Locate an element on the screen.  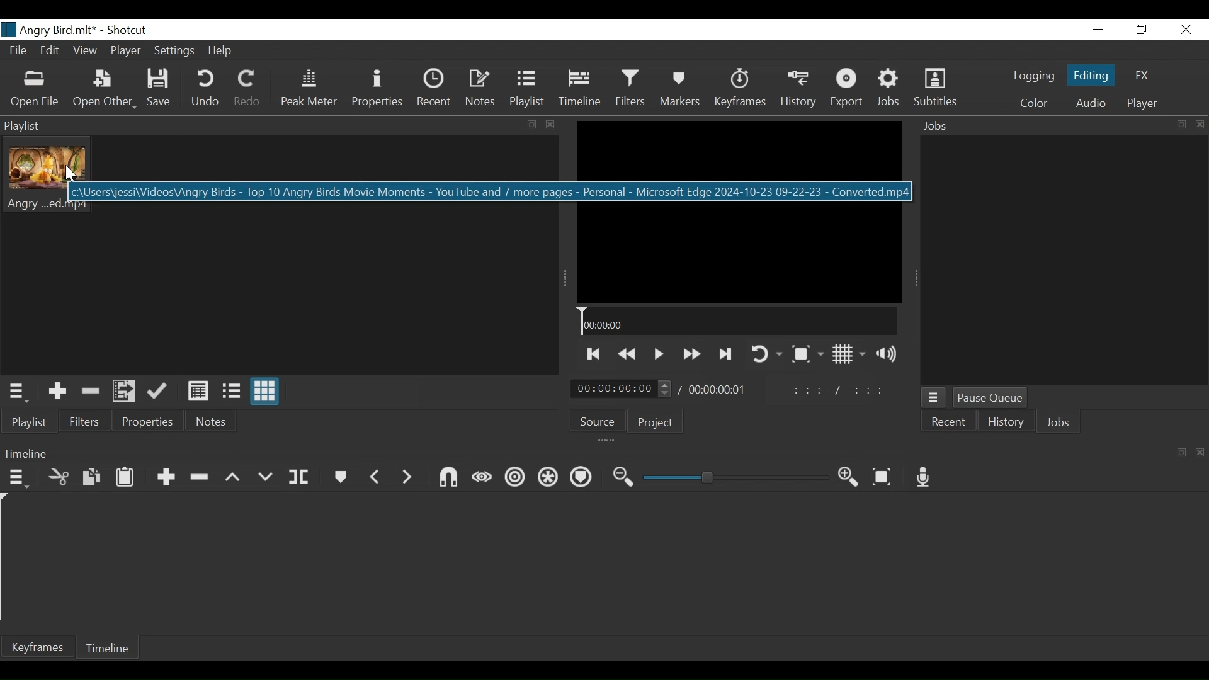
Copy is located at coordinates (91, 477).